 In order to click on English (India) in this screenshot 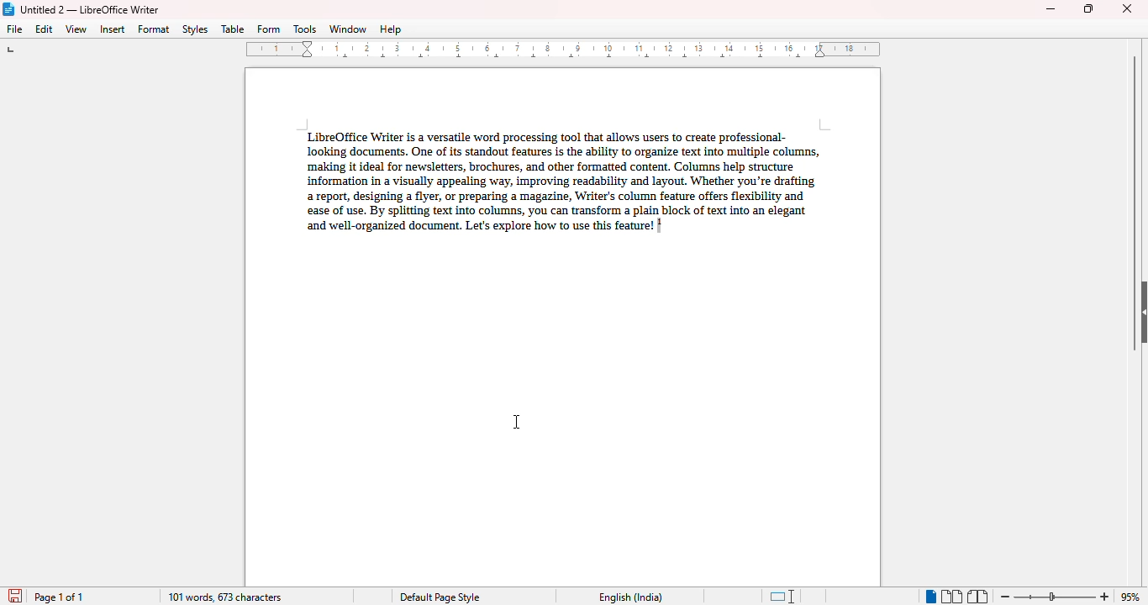, I will do `click(630, 597)`.